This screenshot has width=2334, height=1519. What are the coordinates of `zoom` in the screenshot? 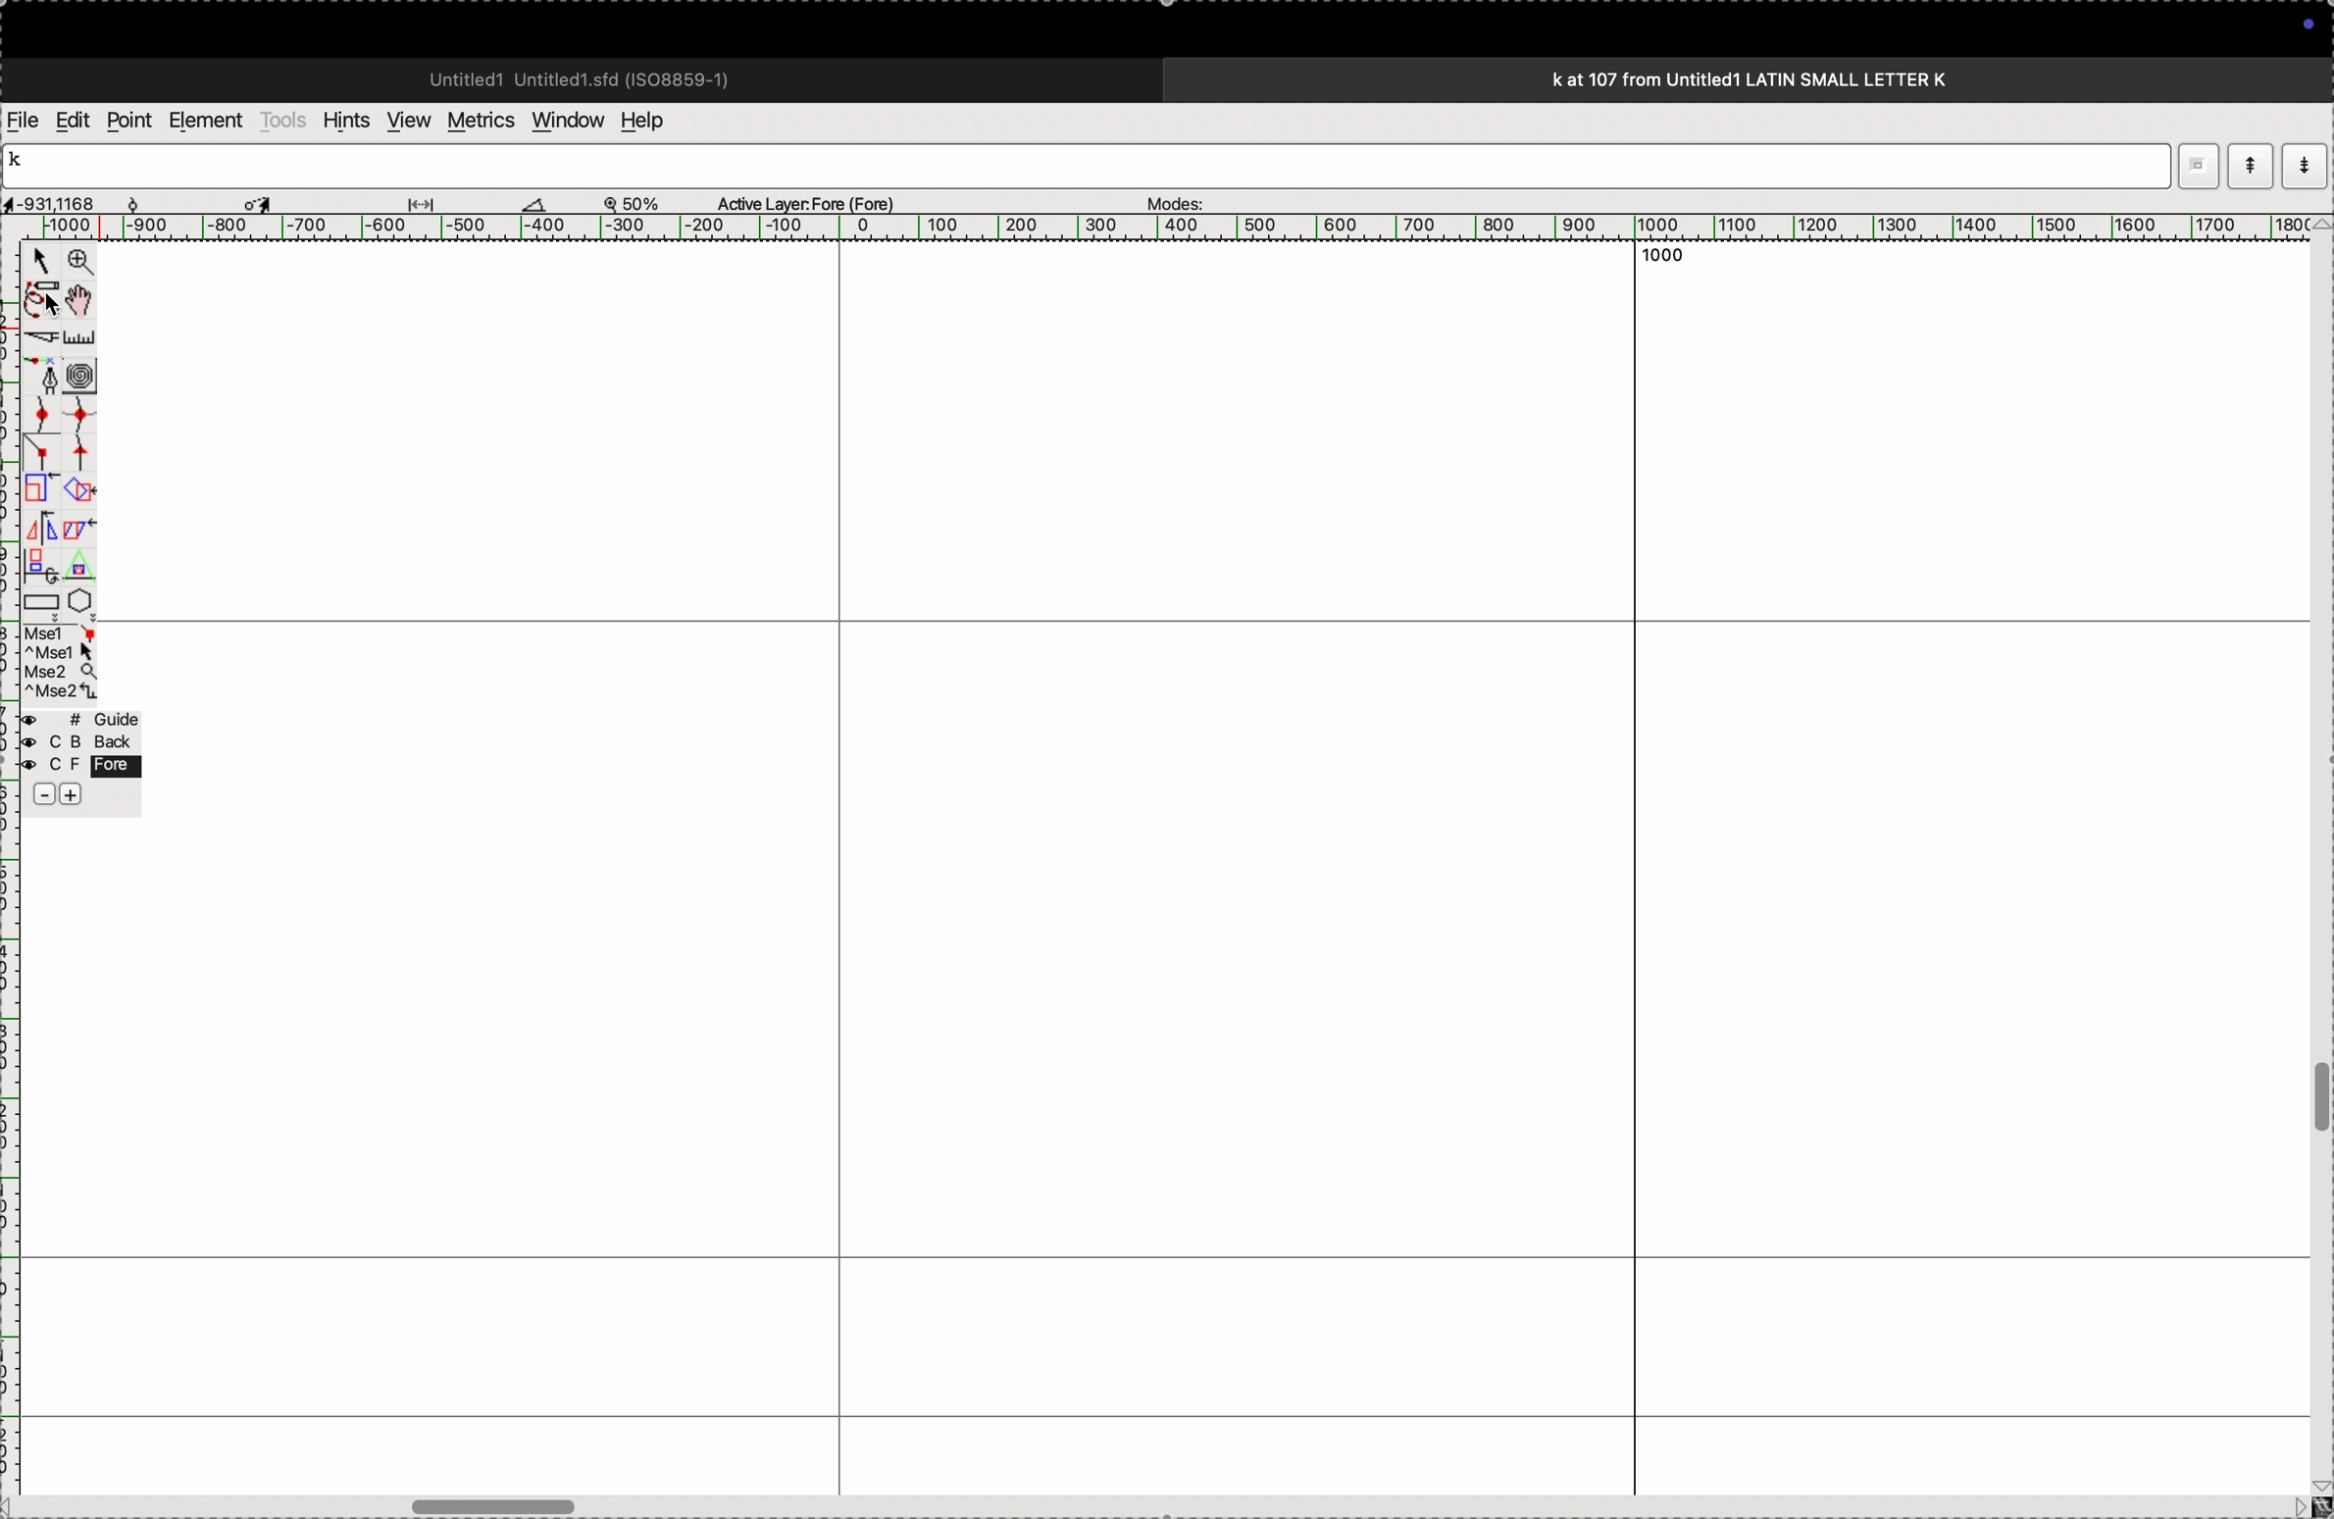 It's located at (76, 264).